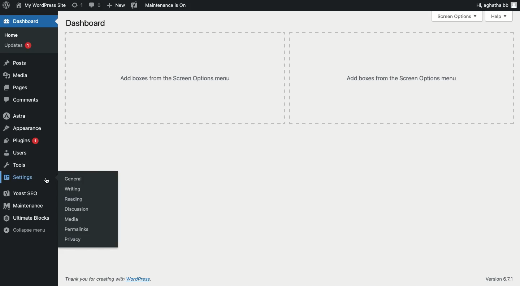  What do you see at coordinates (21, 194) in the screenshot?
I see `Yoast` at bounding box center [21, 194].